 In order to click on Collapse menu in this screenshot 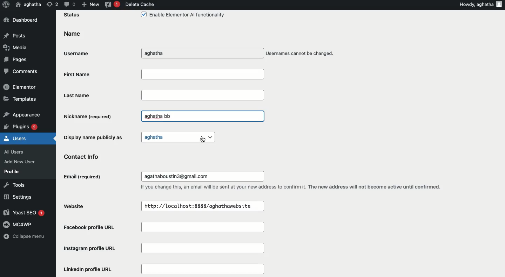, I will do `click(24, 237)`.